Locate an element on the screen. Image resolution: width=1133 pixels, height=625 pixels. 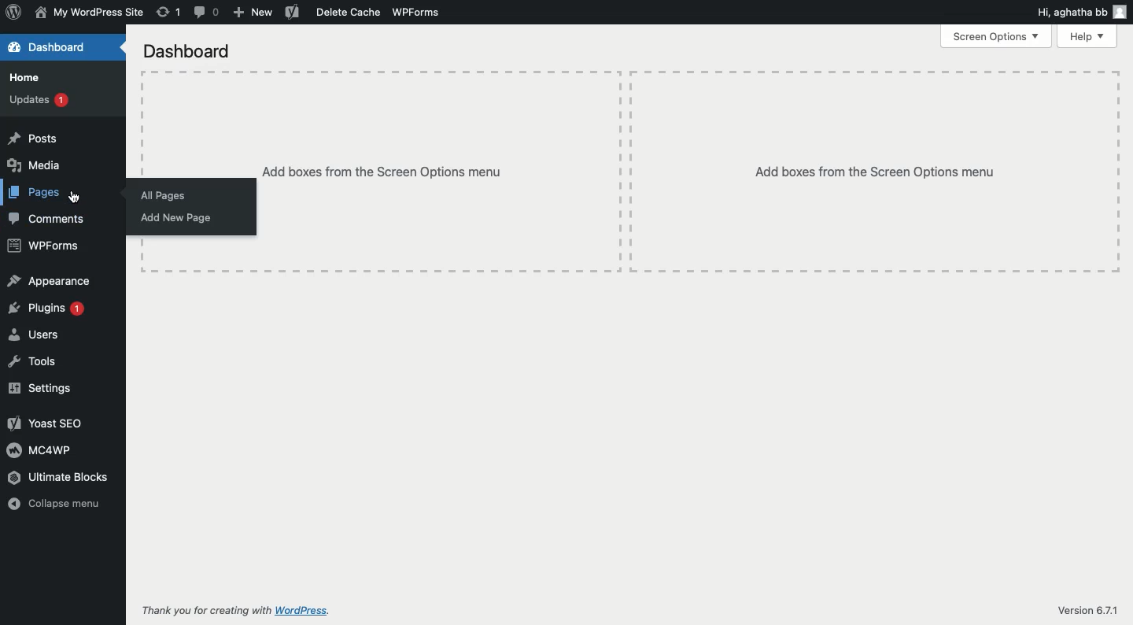
Help is located at coordinates (1091, 36).